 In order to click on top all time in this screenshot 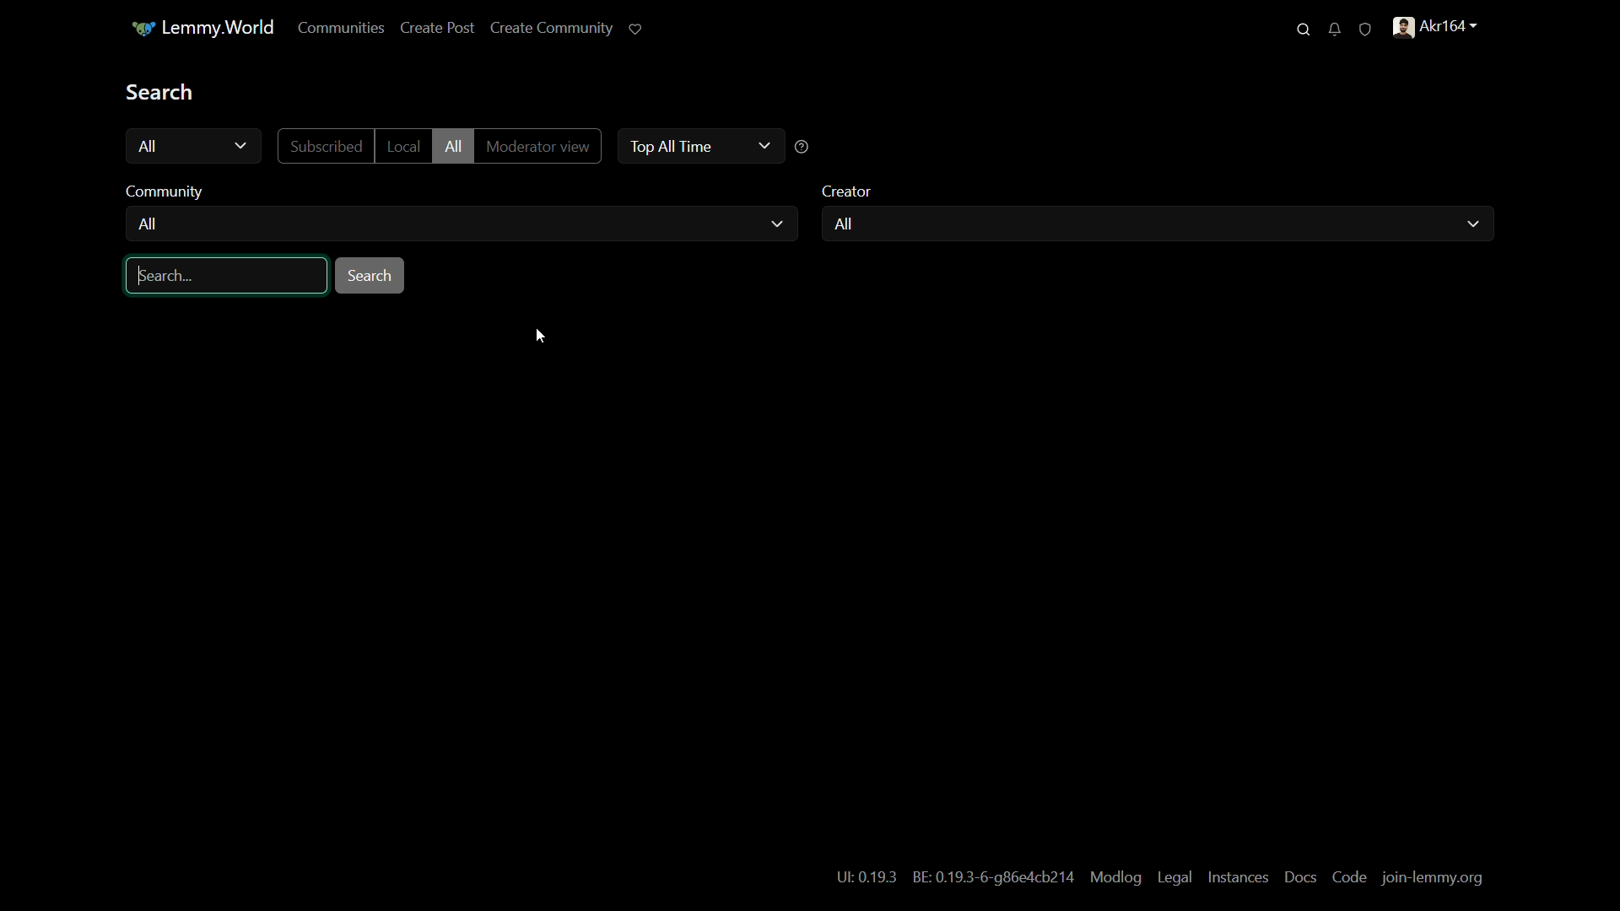, I will do `click(667, 145)`.